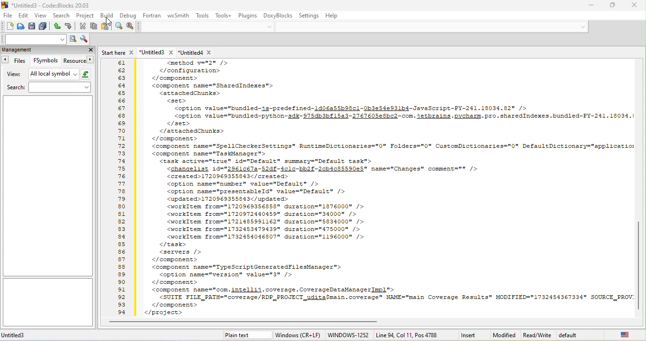 This screenshot has width=646, height=341. What do you see at coordinates (225, 15) in the screenshot?
I see `tools++` at bounding box center [225, 15].